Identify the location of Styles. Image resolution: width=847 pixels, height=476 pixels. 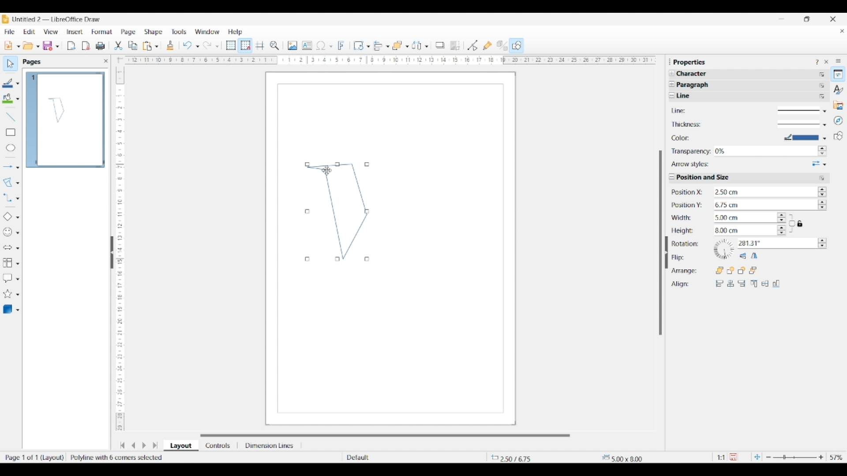
(839, 89).